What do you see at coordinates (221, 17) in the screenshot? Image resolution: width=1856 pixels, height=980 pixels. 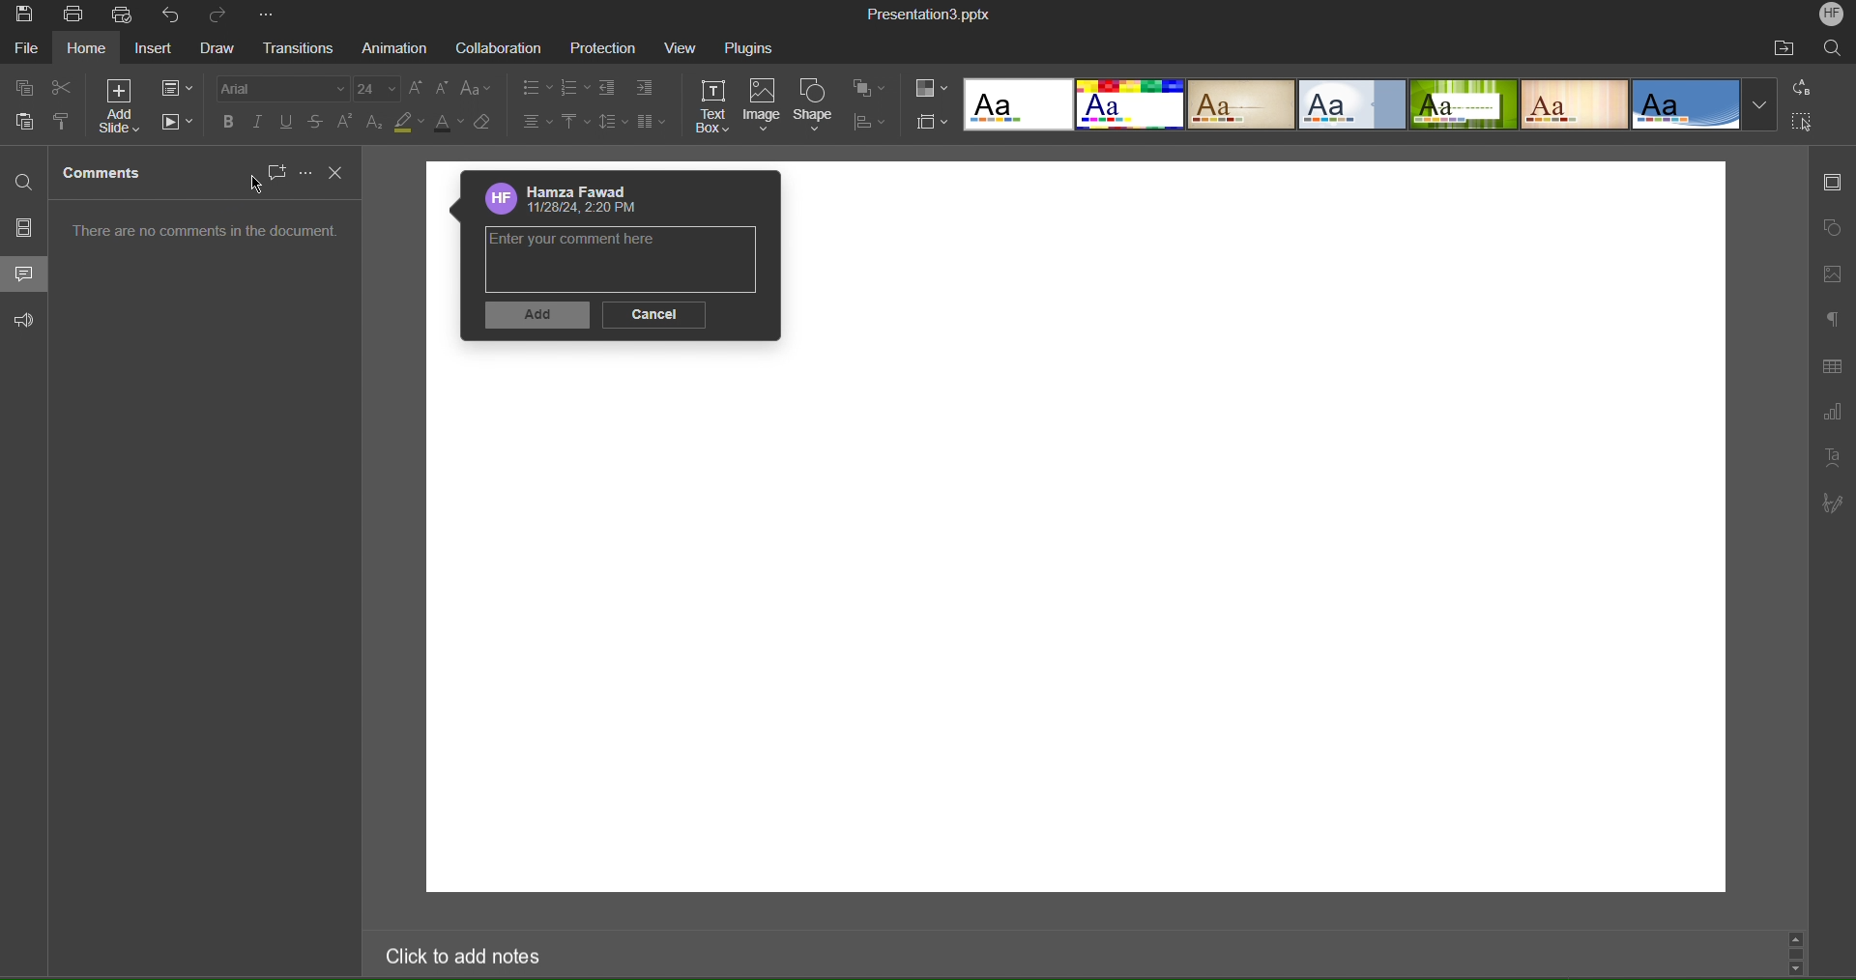 I see `Redo` at bounding box center [221, 17].